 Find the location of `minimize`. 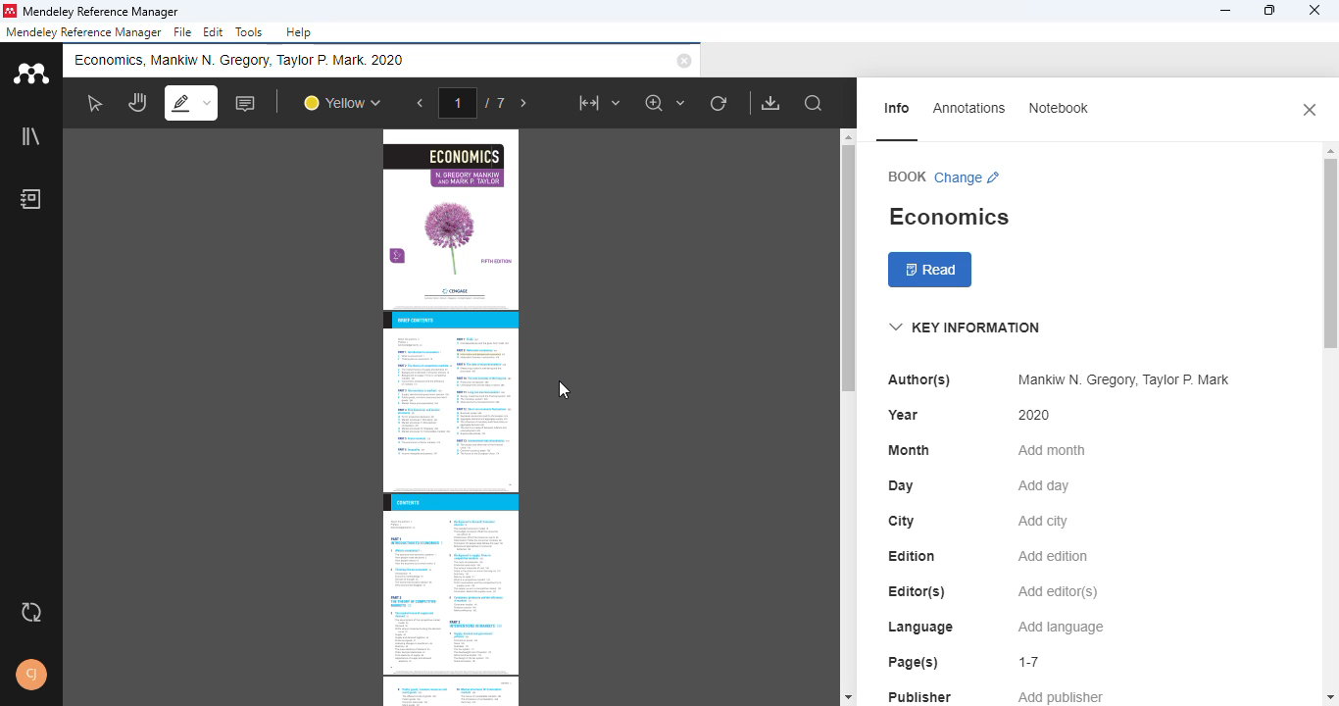

minimize is located at coordinates (1224, 11).